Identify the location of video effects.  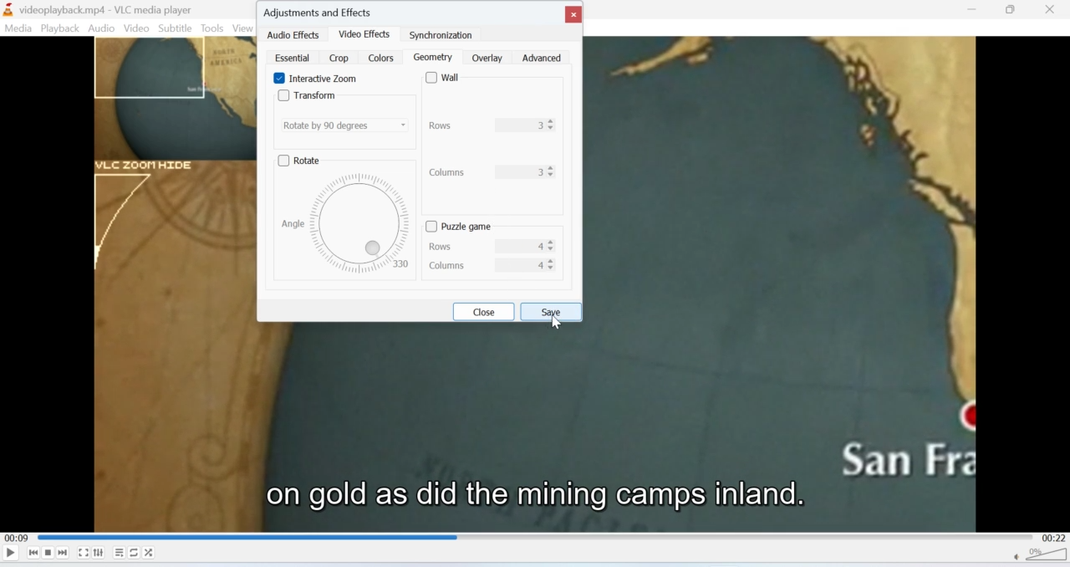
(366, 35).